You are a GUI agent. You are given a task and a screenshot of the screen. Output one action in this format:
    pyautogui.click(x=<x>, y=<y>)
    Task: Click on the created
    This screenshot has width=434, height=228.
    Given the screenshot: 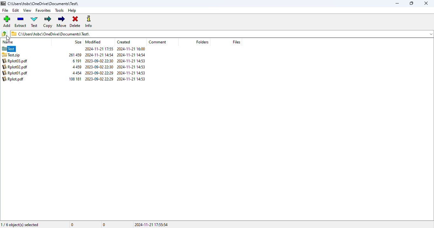 What is the action you would take?
    pyautogui.click(x=123, y=42)
    